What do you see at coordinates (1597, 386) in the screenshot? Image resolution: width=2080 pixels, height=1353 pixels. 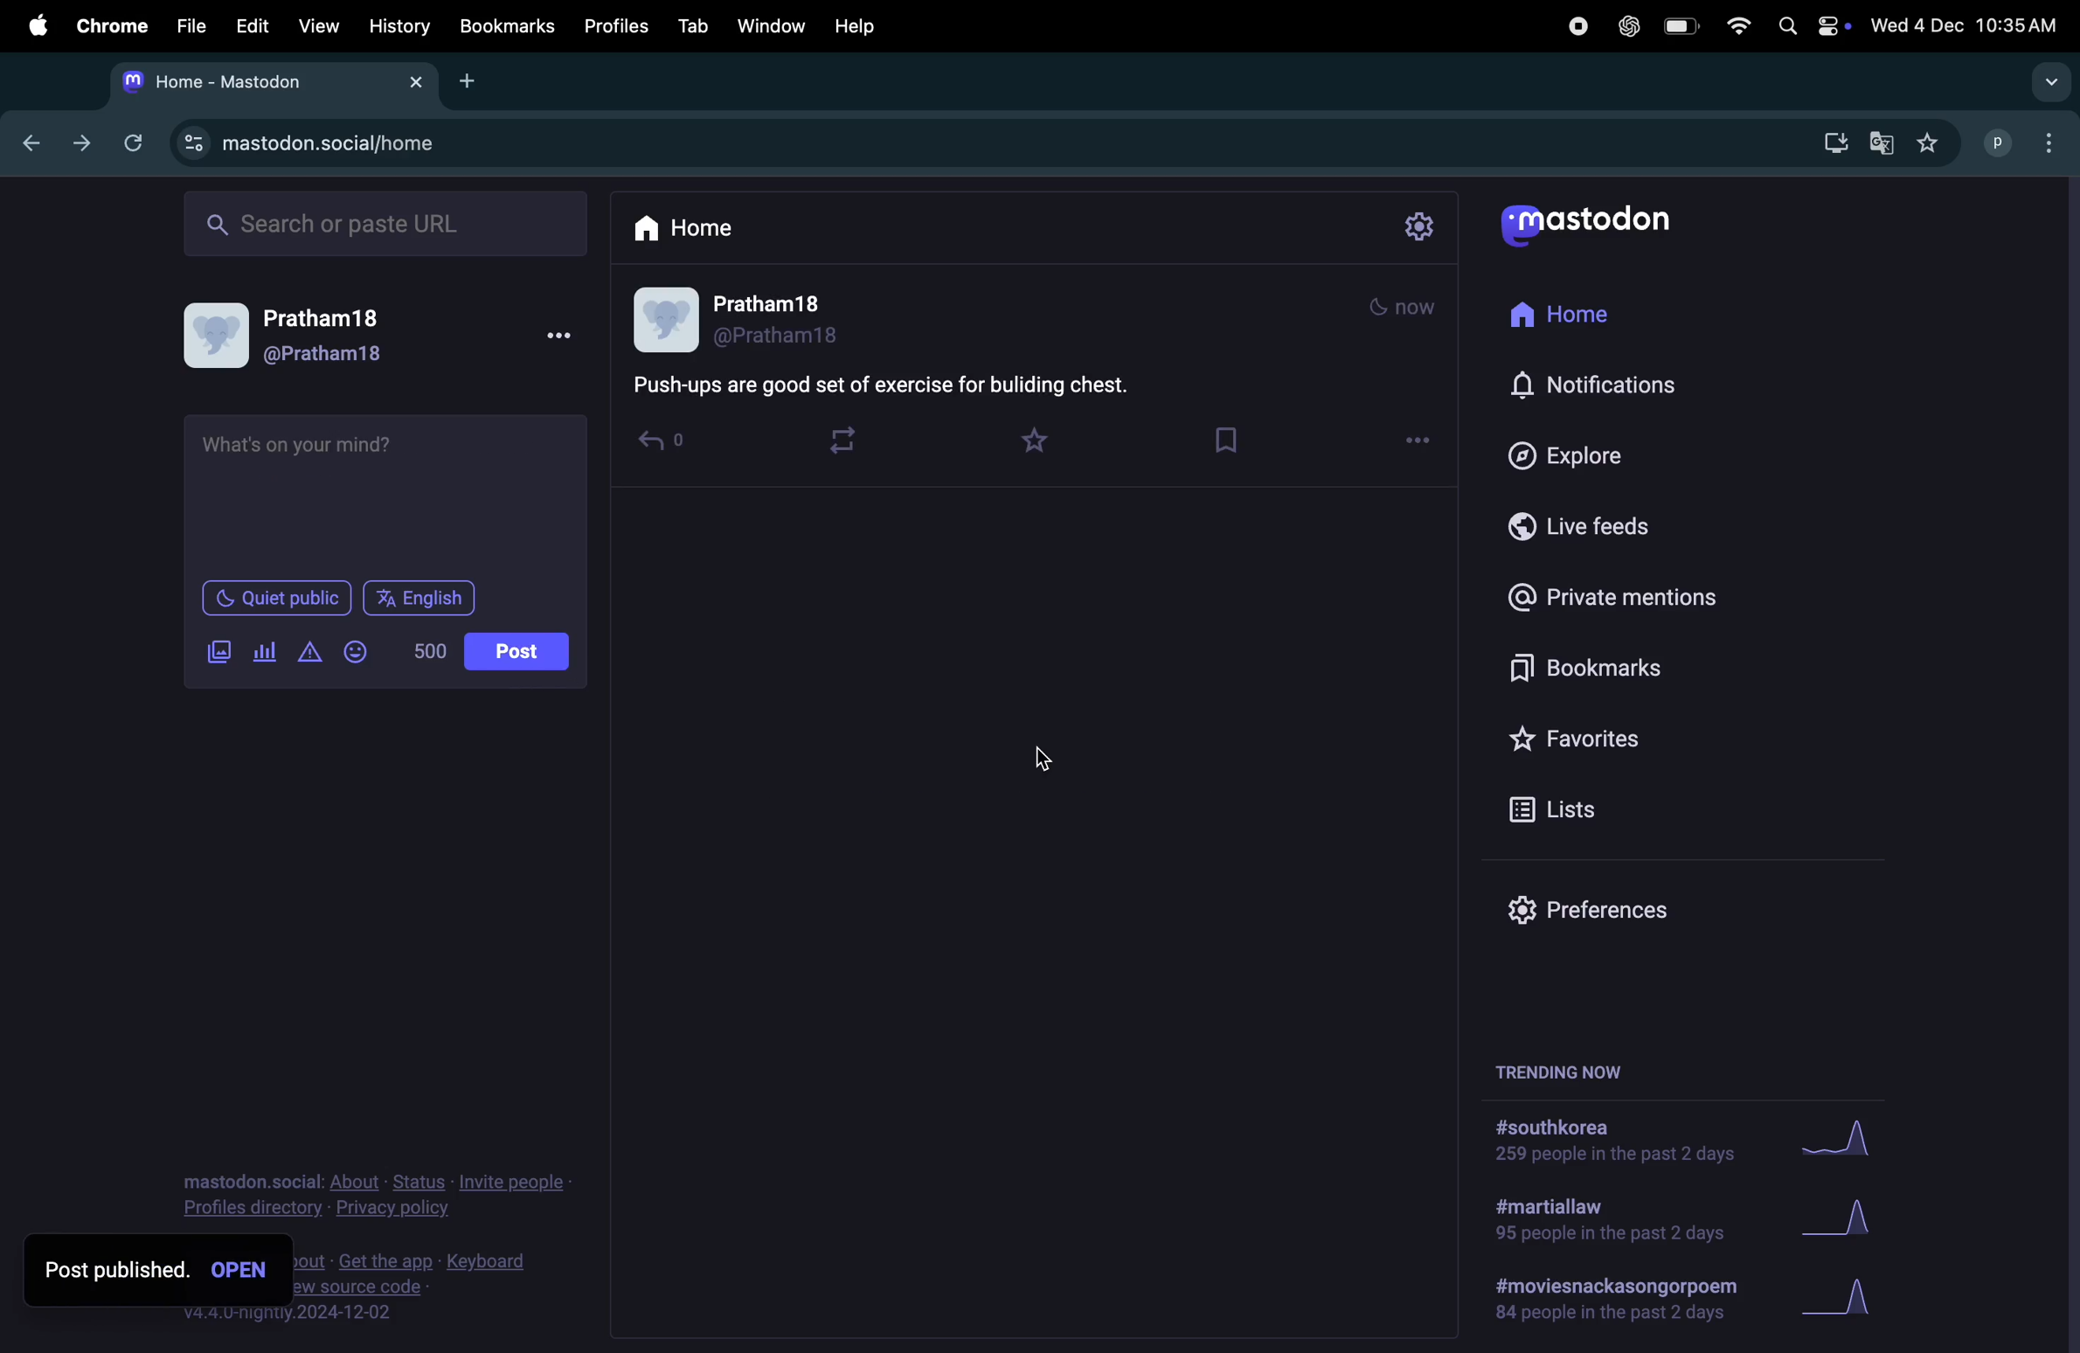 I see `Notifications` at bounding box center [1597, 386].